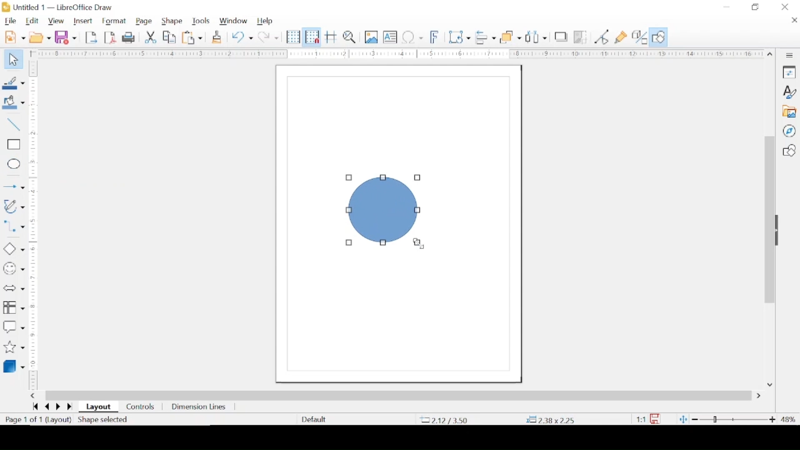 This screenshot has width=800, height=450. I want to click on scroll left arrow, so click(35, 396).